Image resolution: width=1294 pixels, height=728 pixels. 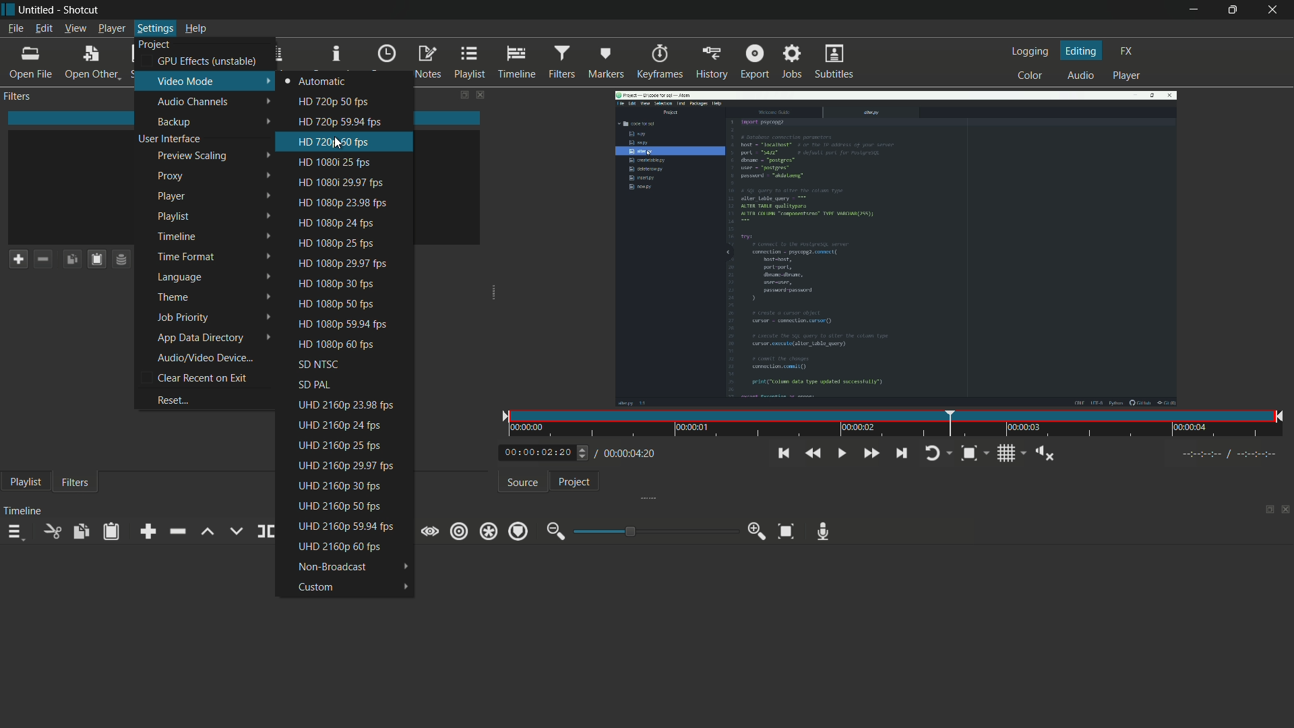 I want to click on total time, so click(x=628, y=454).